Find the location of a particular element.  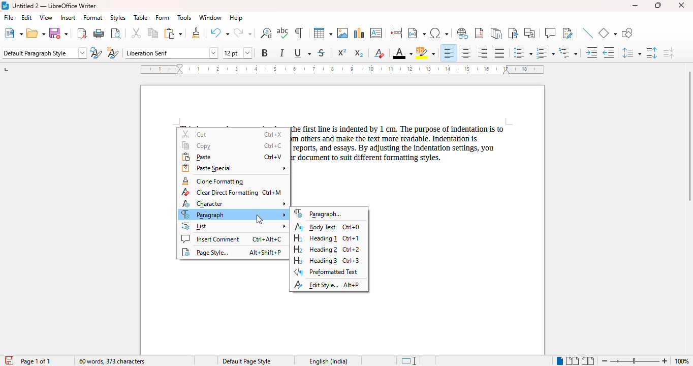

show track changes functions is located at coordinates (568, 33).